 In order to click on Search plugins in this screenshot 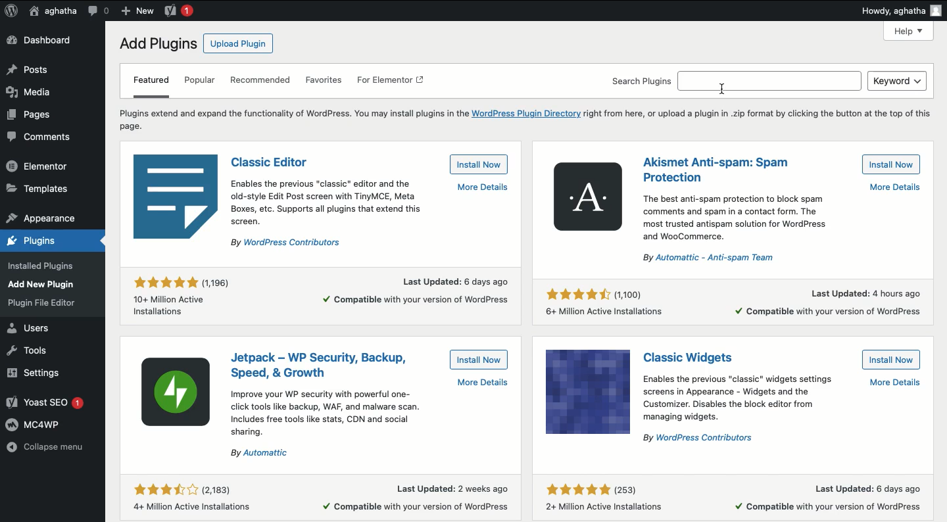, I will do `click(735, 80)`.